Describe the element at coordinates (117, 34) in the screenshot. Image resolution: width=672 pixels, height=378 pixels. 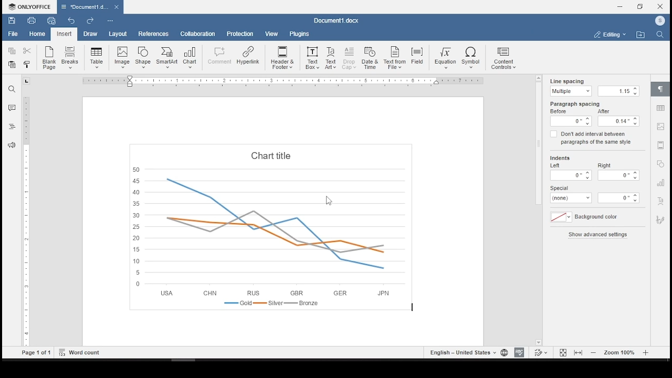
I see `layout` at that location.